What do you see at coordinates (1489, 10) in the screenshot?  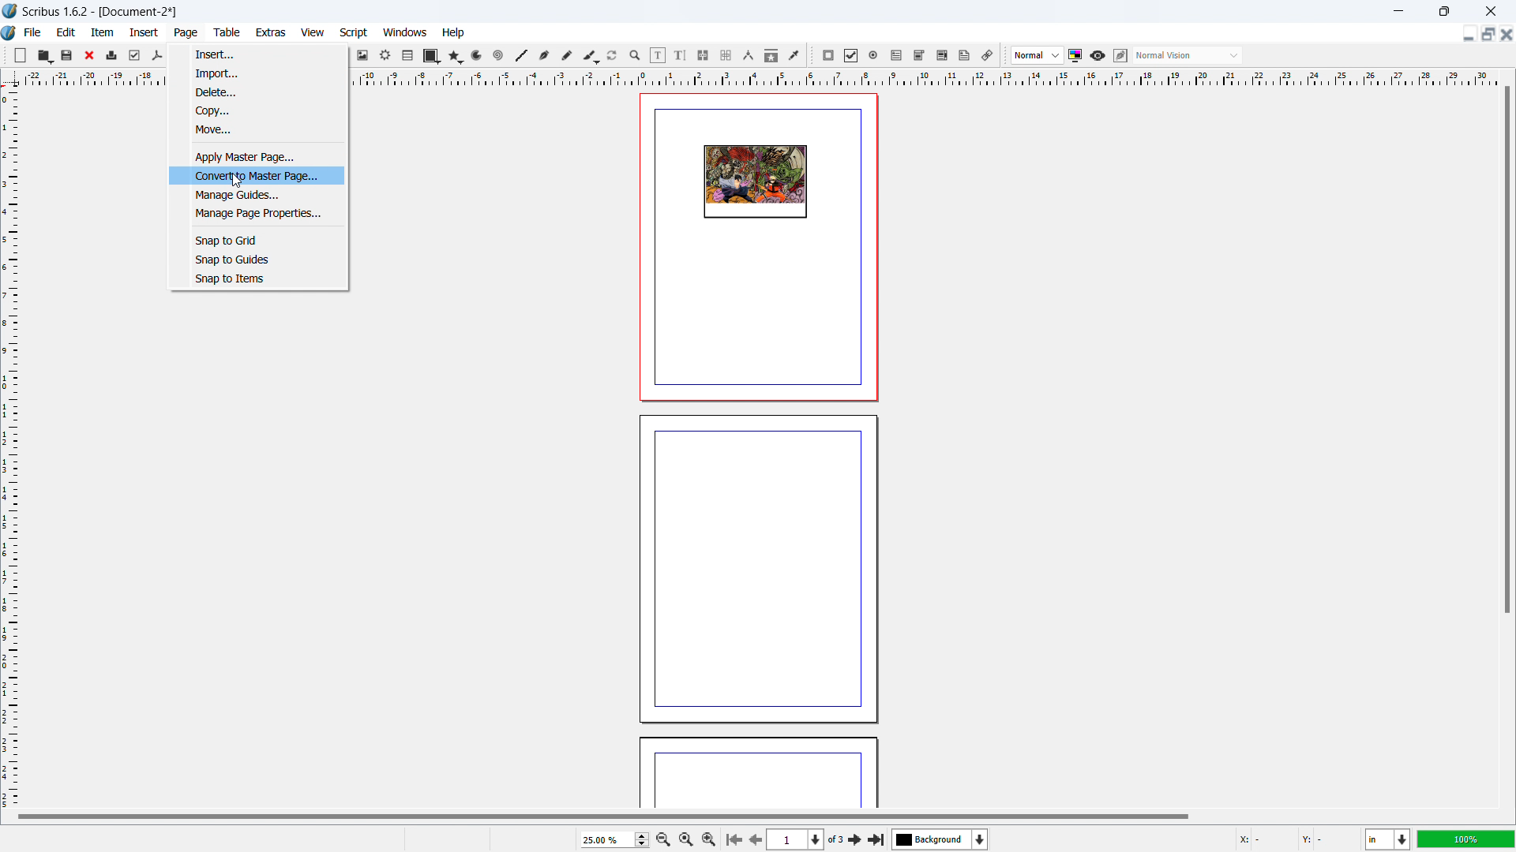 I see `close window` at bounding box center [1489, 10].